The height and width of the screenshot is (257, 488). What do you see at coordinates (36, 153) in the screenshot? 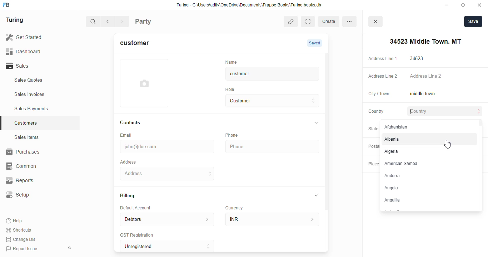
I see `Purchases` at bounding box center [36, 153].